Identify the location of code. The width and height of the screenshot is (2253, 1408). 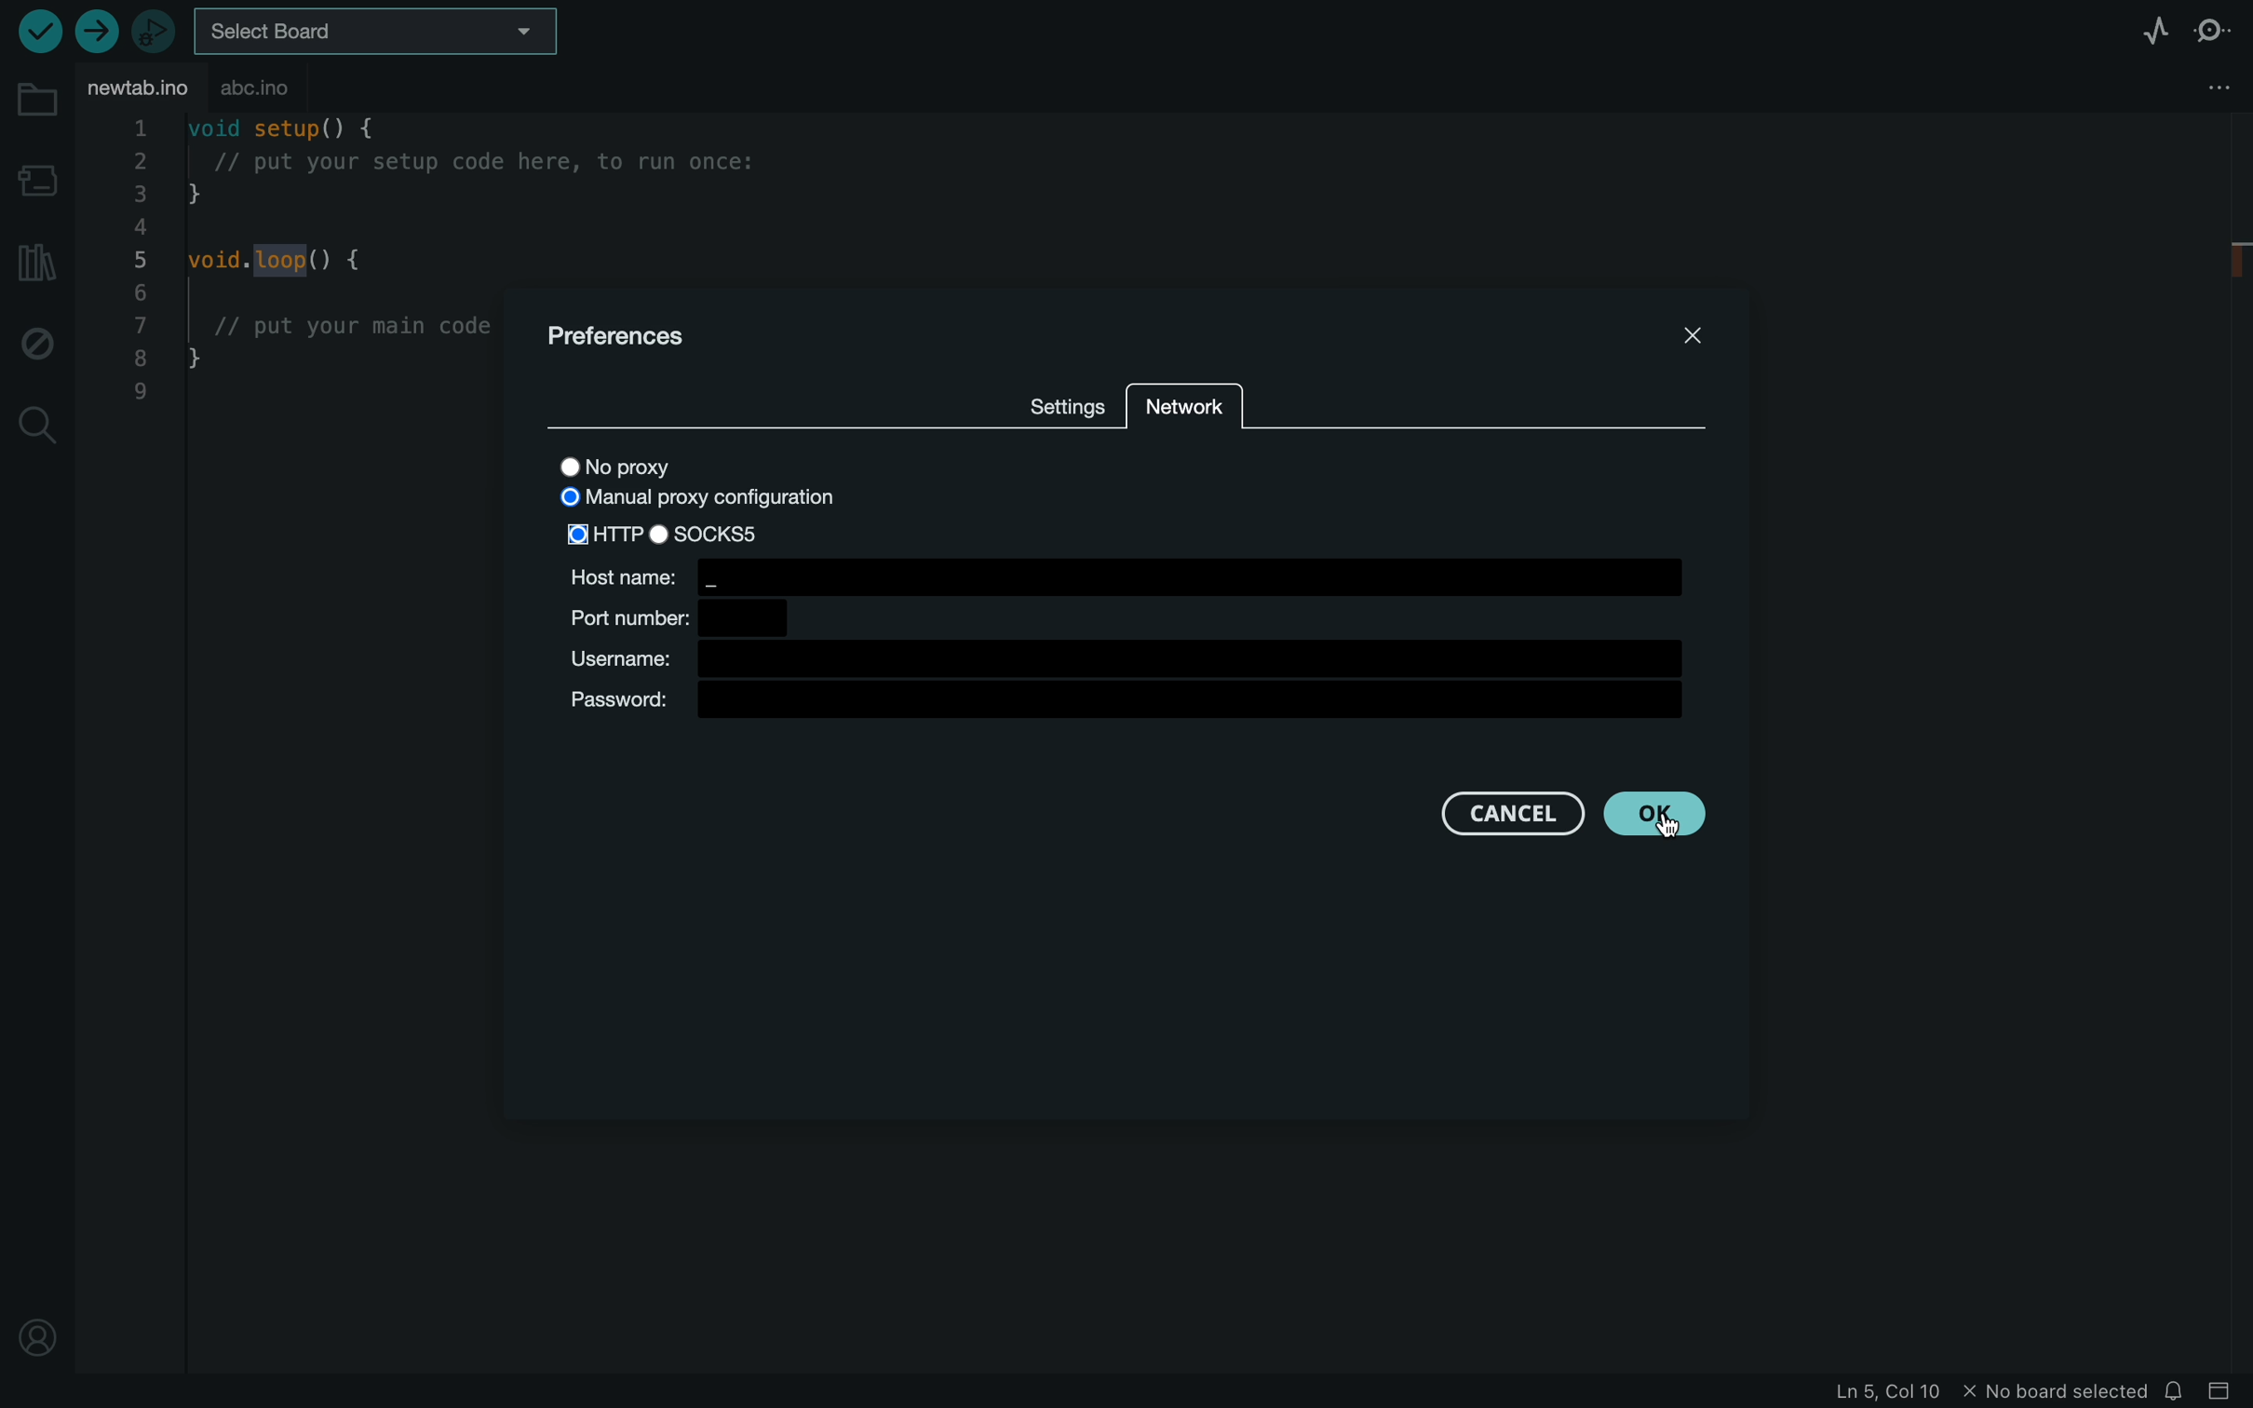
(295, 288).